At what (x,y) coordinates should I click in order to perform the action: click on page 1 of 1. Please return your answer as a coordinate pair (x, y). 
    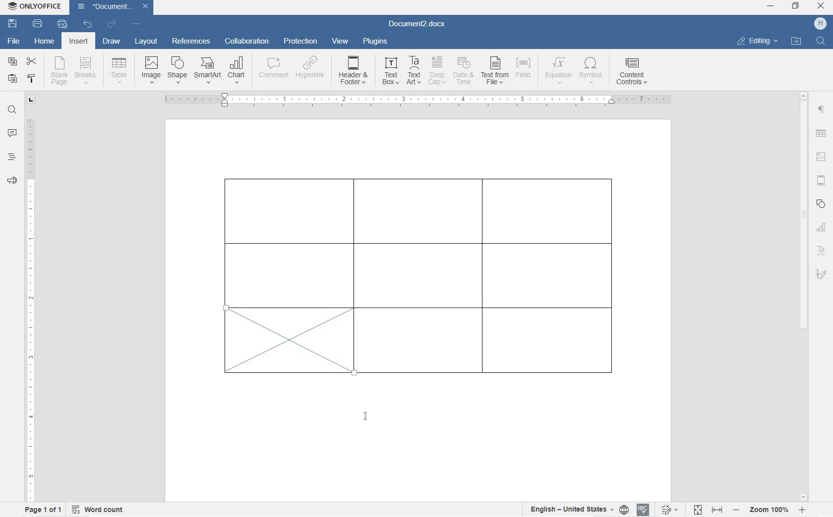
    Looking at the image, I should click on (42, 510).